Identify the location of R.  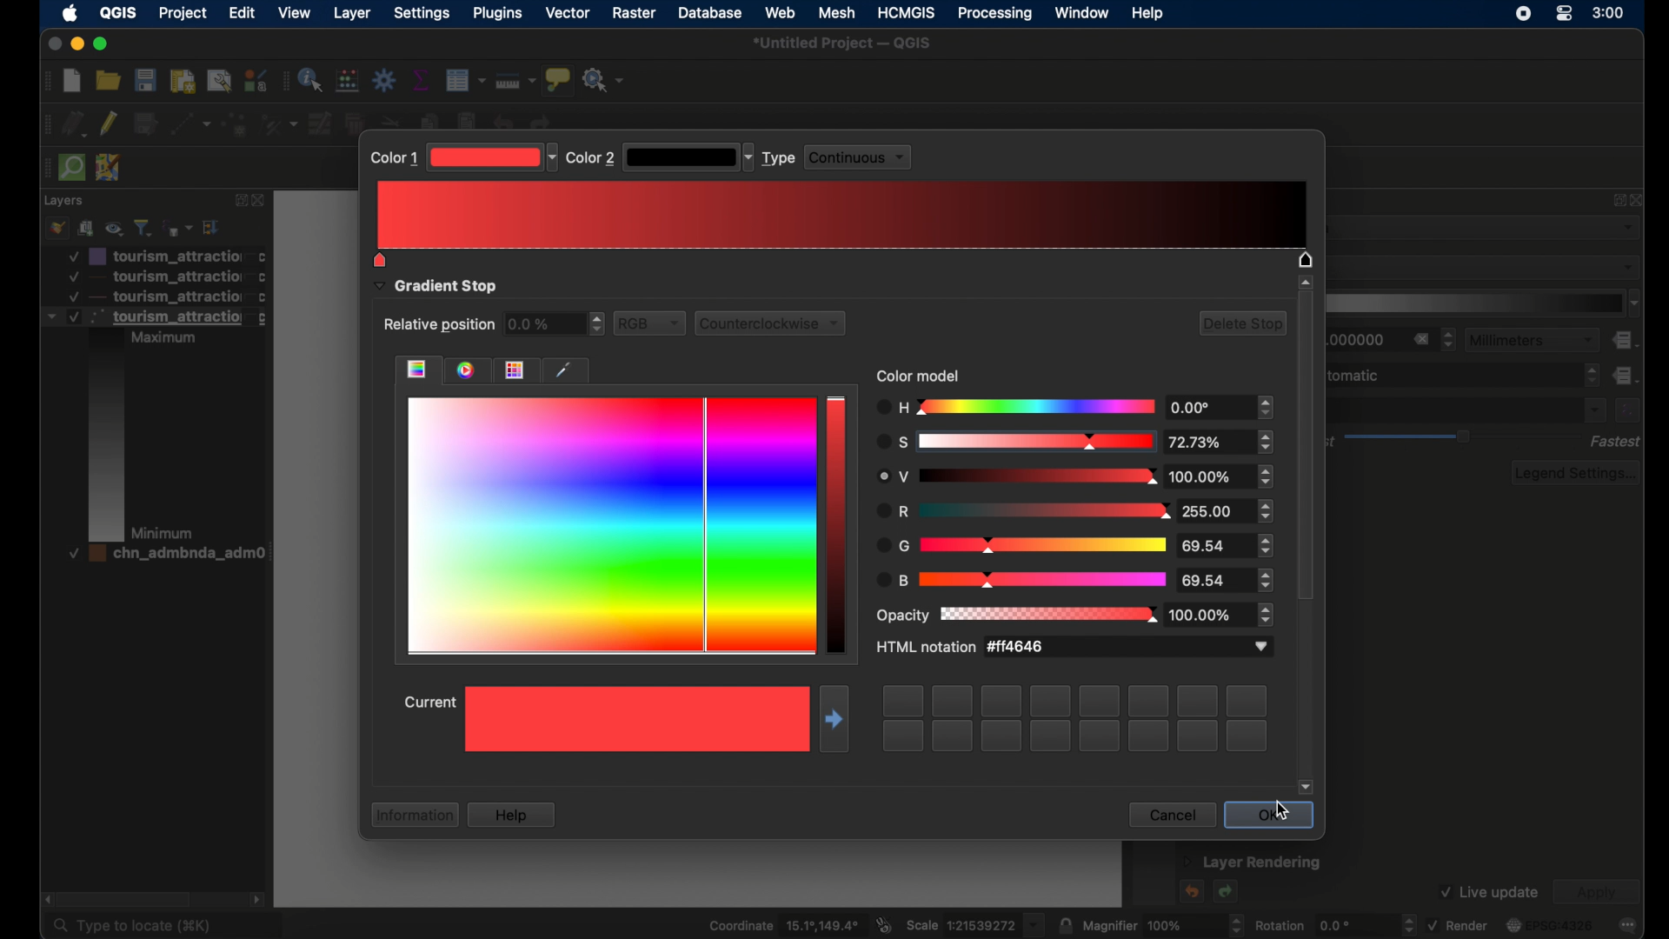
(889, 476).